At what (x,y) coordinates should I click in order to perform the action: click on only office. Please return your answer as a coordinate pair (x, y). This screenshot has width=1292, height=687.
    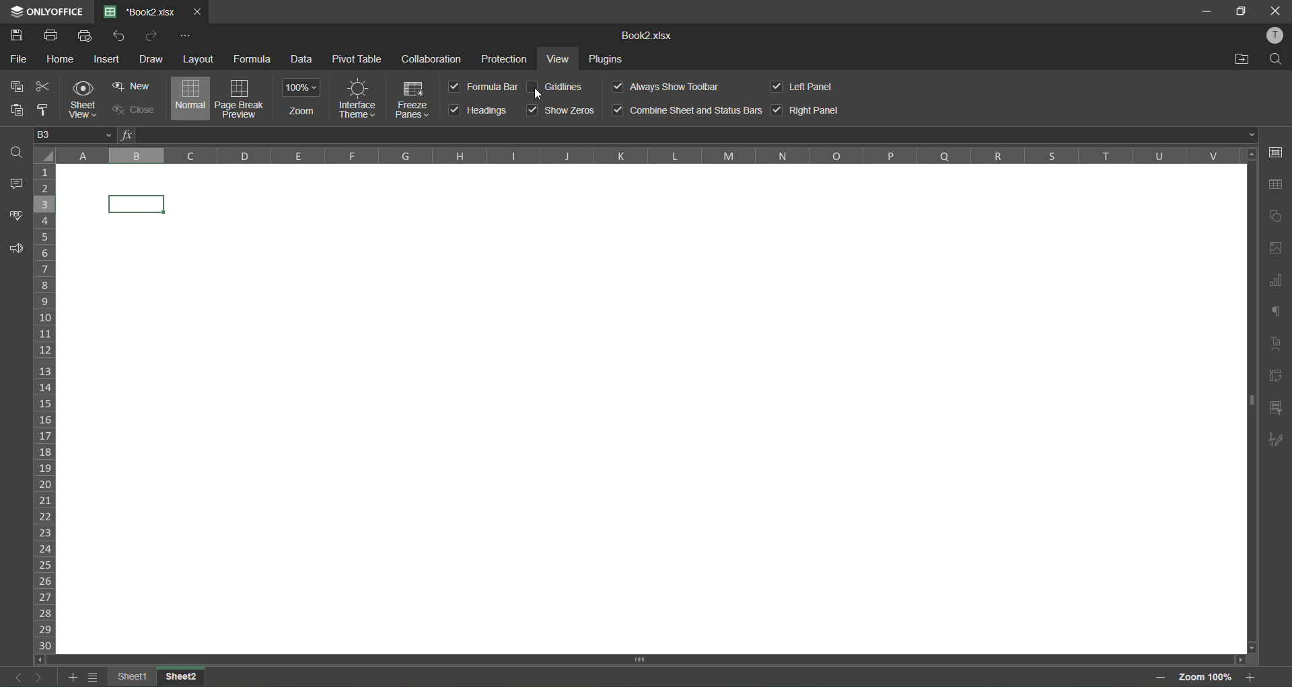
    Looking at the image, I should click on (46, 10).